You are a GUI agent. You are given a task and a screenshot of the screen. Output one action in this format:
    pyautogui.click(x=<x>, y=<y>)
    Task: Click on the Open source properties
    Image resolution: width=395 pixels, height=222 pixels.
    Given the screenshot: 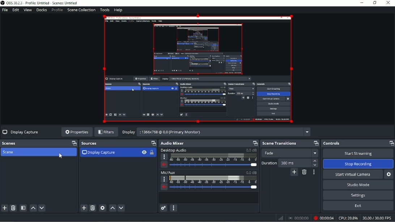 What is the action you would take?
    pyautogui.click(x=103, y=208)
    